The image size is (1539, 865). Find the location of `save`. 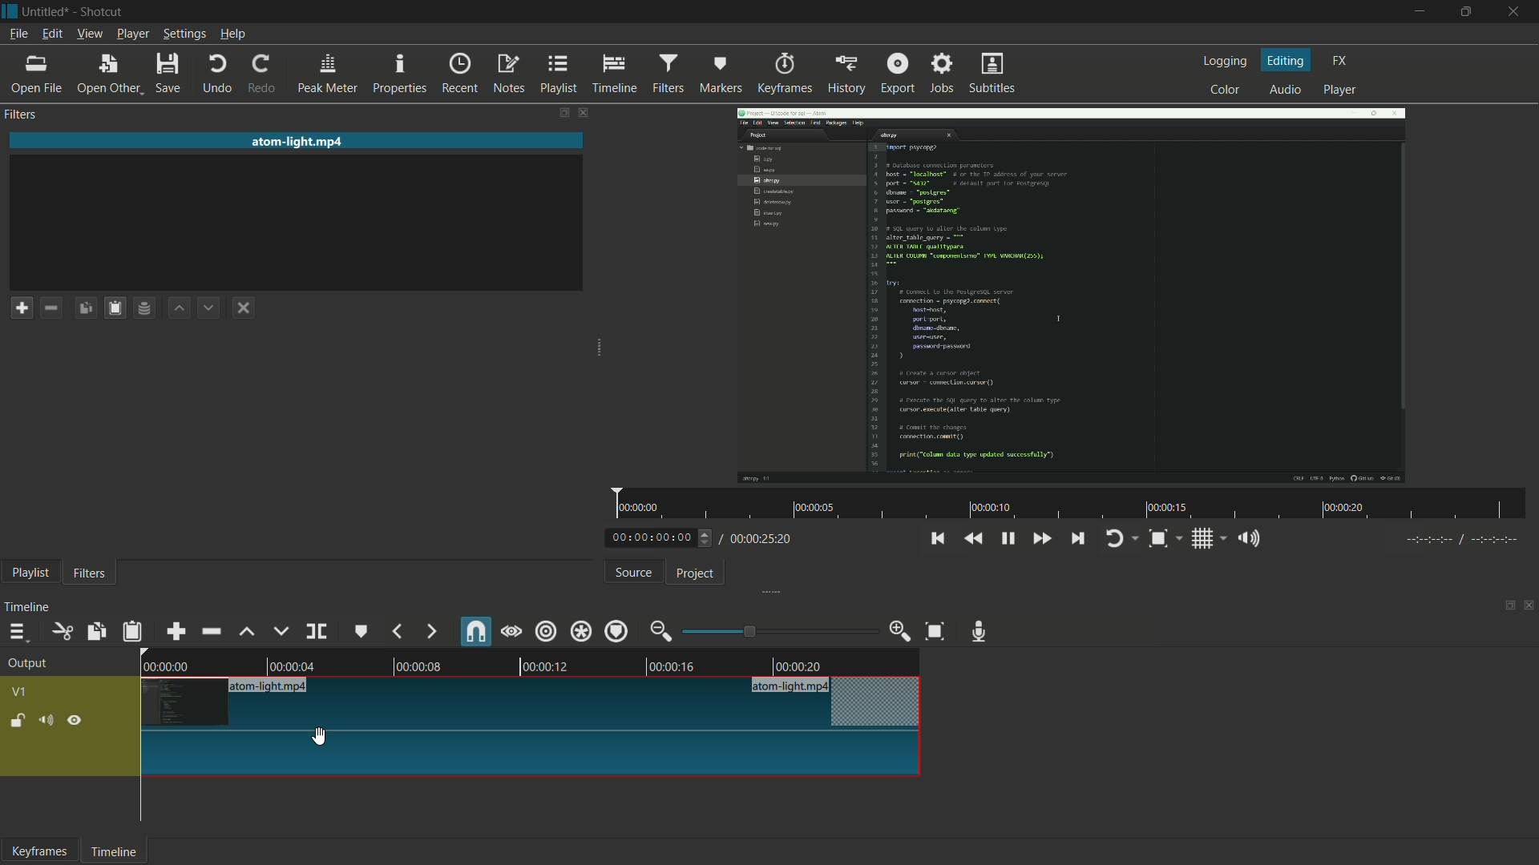

save is located at coordinates (166, 71).